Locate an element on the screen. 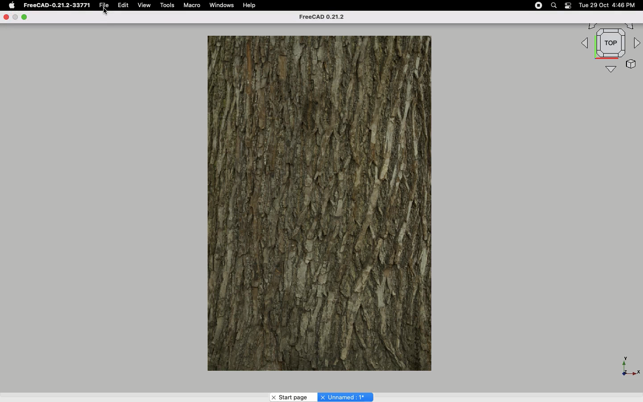  Unnamed:1* is located at coordinates (345, 397).